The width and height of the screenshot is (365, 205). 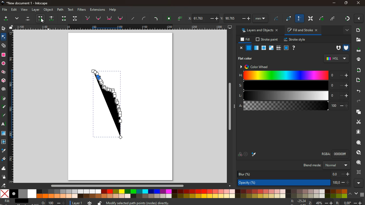 I want to click on use, so click(x=359, y=163).